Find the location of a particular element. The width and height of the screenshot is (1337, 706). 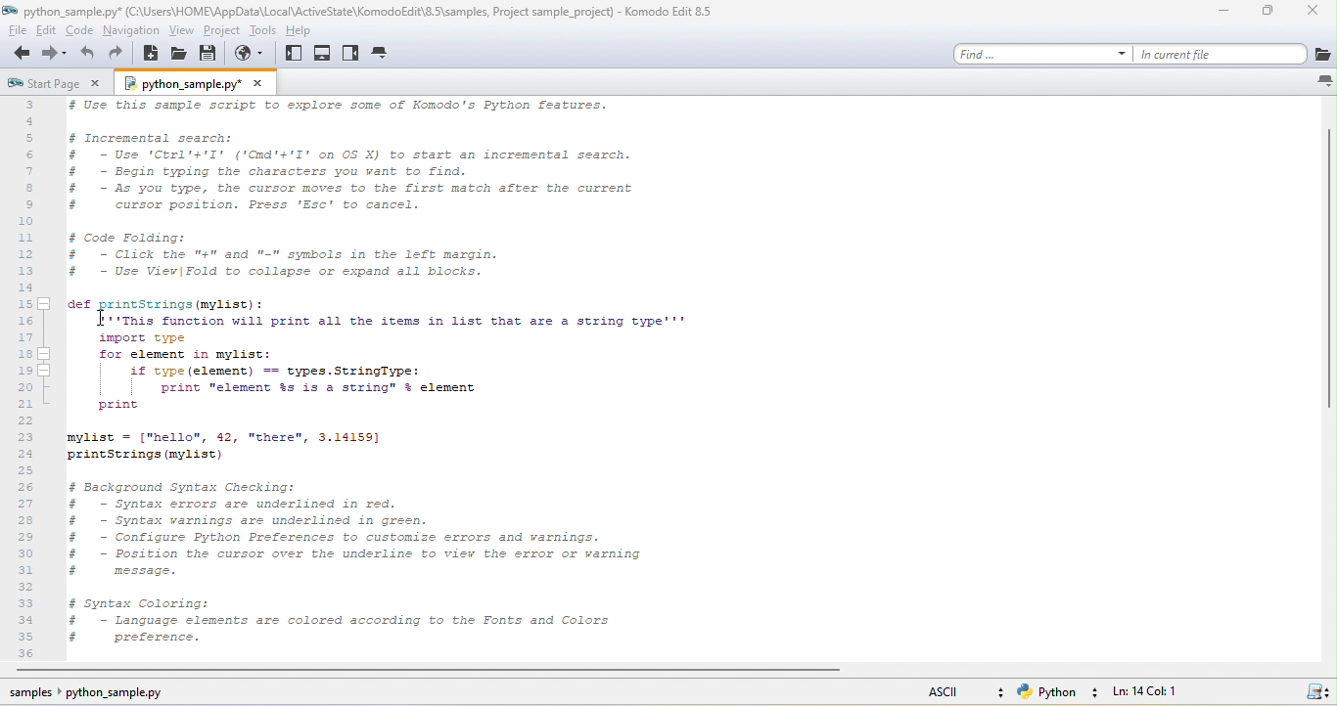

title is located at coordinates (370, 11).